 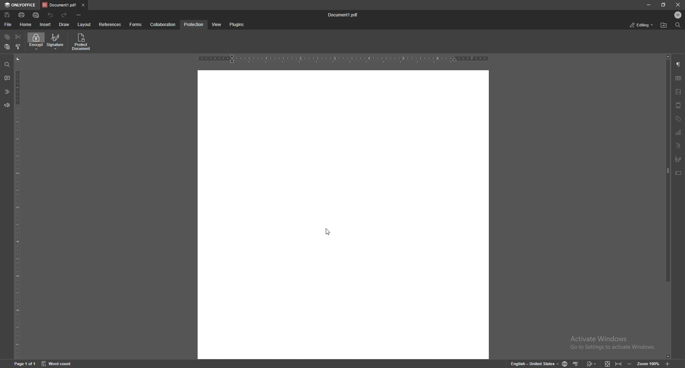 I want to click on layout, so click(x=85, y=25).